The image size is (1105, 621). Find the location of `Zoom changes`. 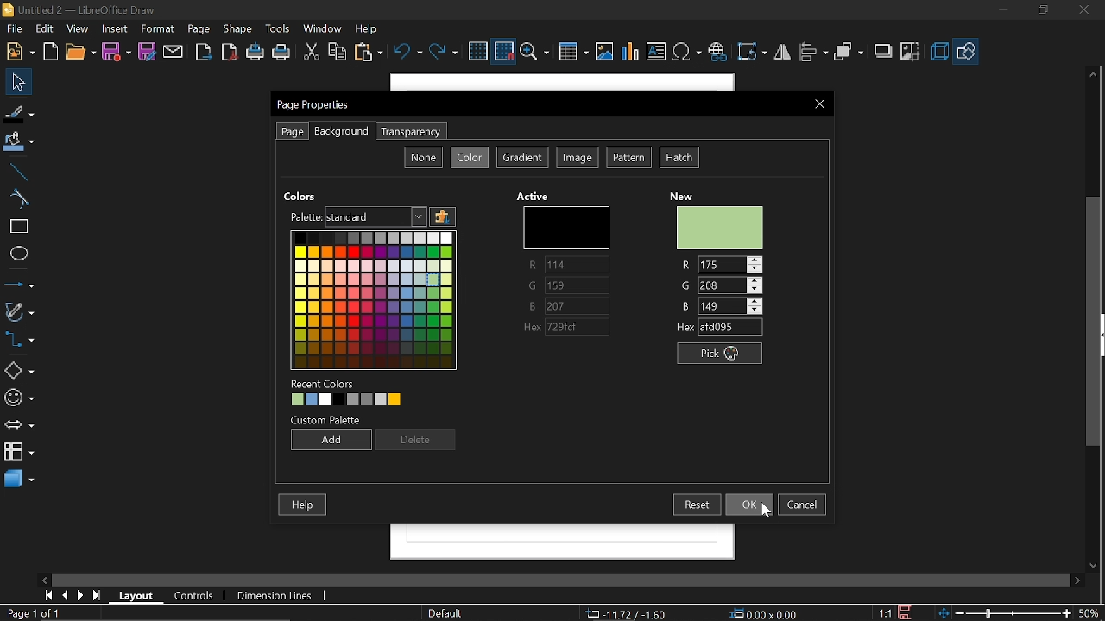

Zoom changes is located at coordinates (1006, 612).